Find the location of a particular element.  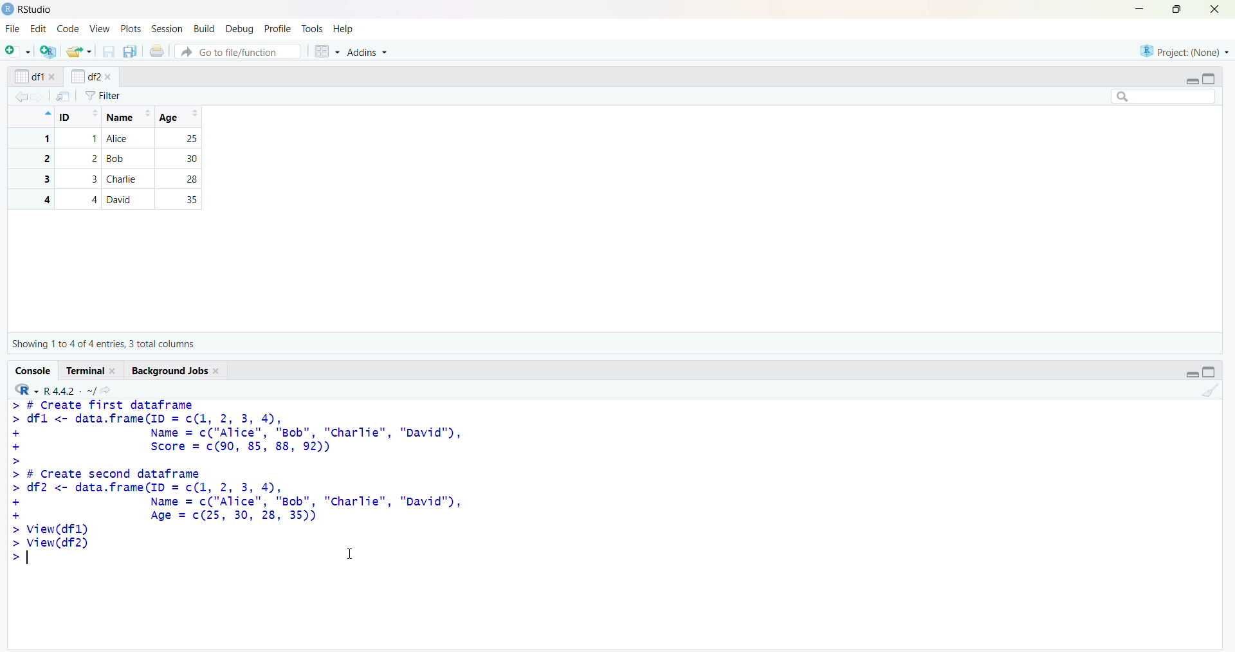

add R file is located at coordinates (49, 51).